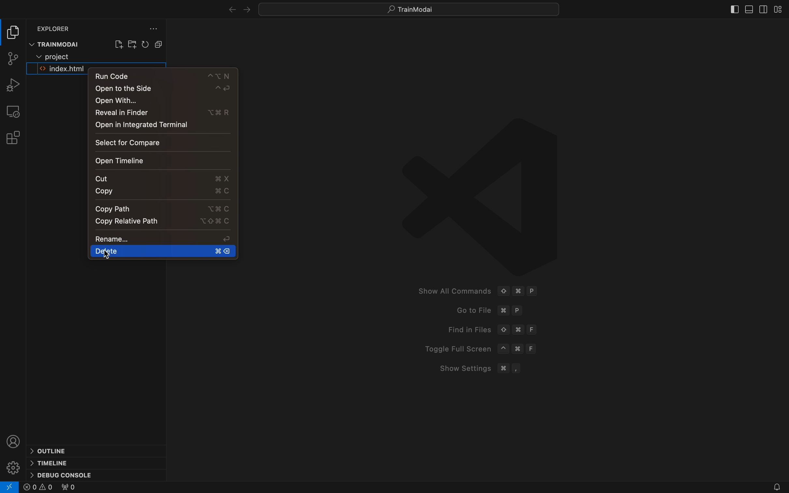 Image resolution: width=789 pixels, height=493 pixels. What do you see at coordinates (131, 222) in the screenshot?
I see `copy path` at bounding box center [131, 222].